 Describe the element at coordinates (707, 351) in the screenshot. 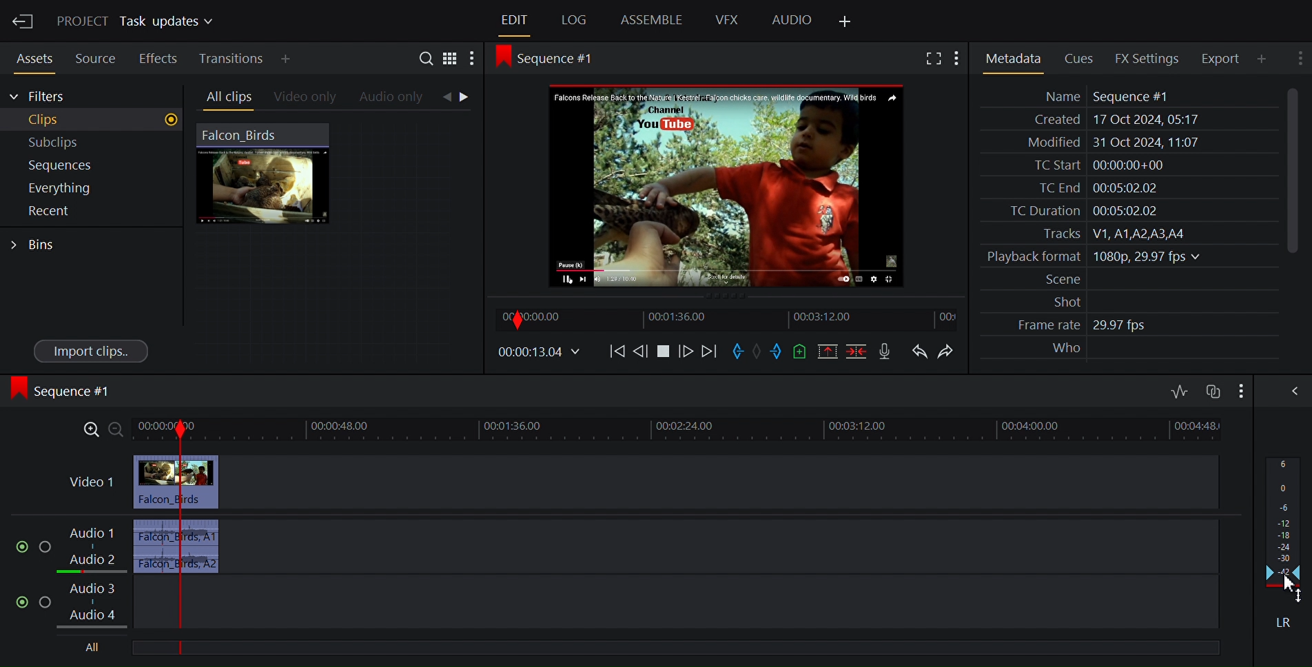

I see `Move Forward` at that location.